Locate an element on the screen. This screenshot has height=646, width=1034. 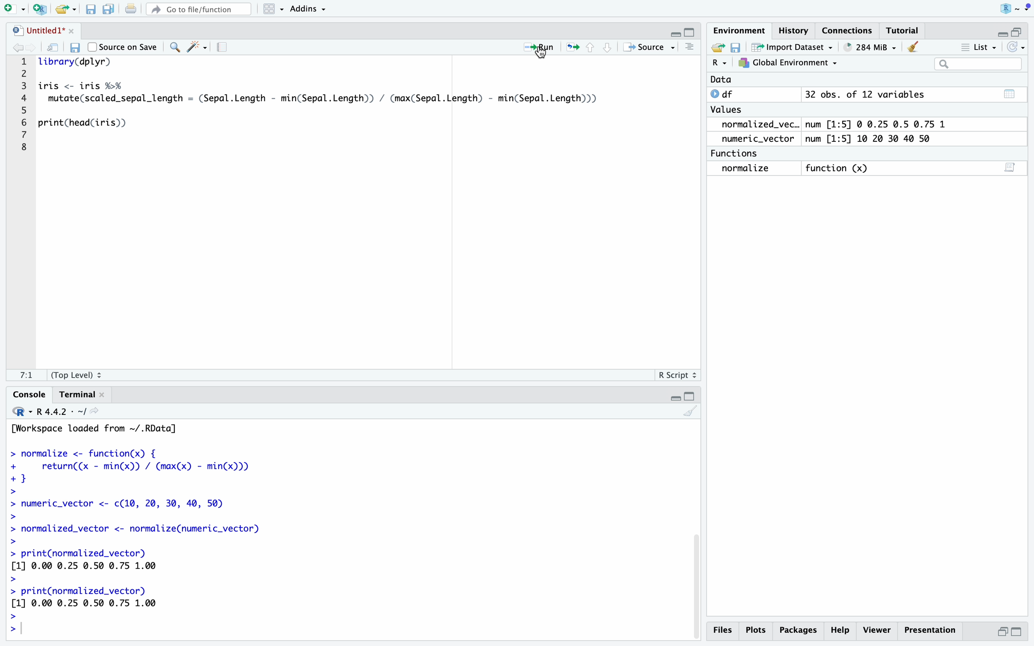
Save is located at coordinates (91, 10).